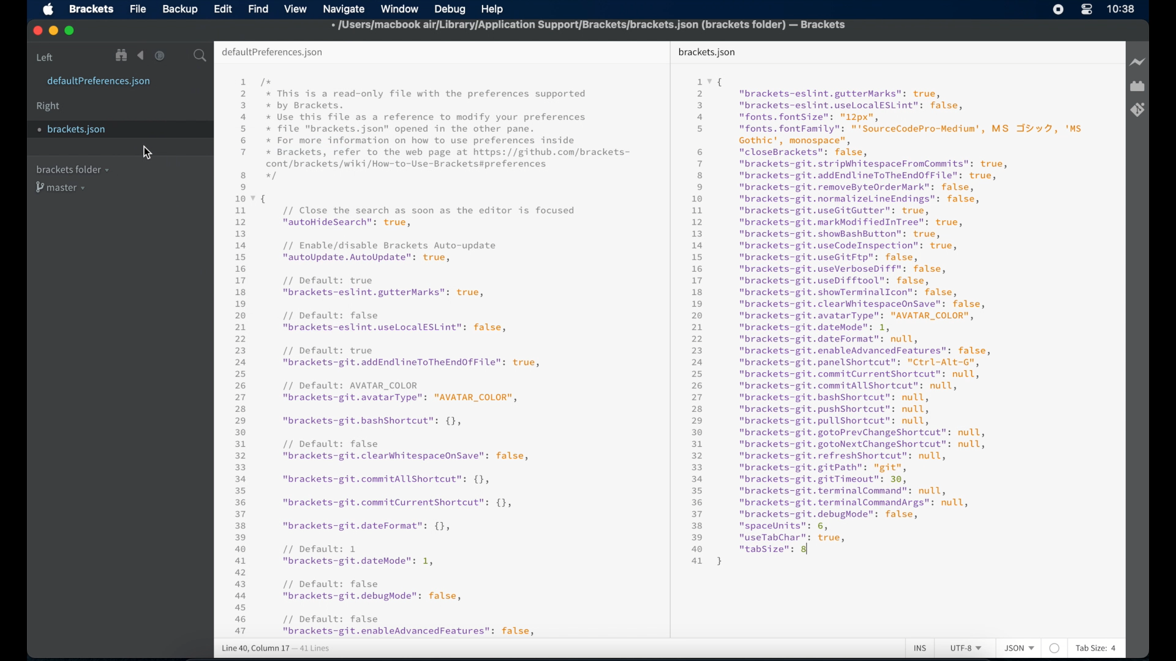  I want to click on debug, so click(450, 9).